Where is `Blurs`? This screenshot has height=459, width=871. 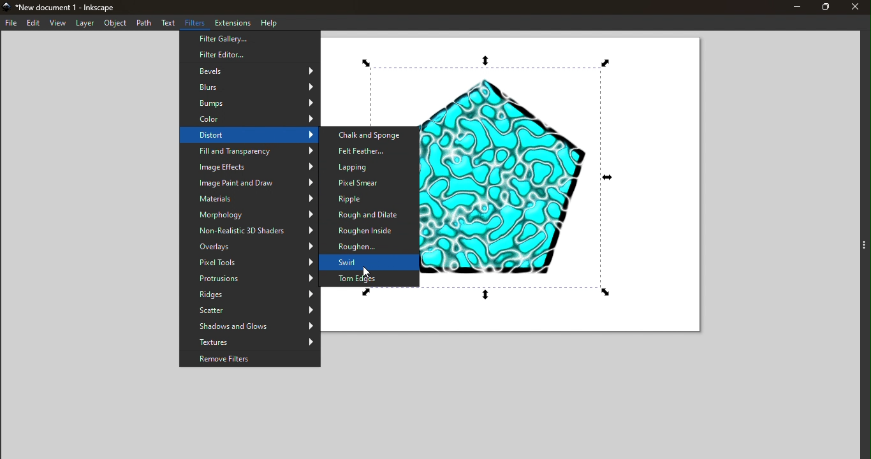
Blurs is located at coordinates (249, 87).